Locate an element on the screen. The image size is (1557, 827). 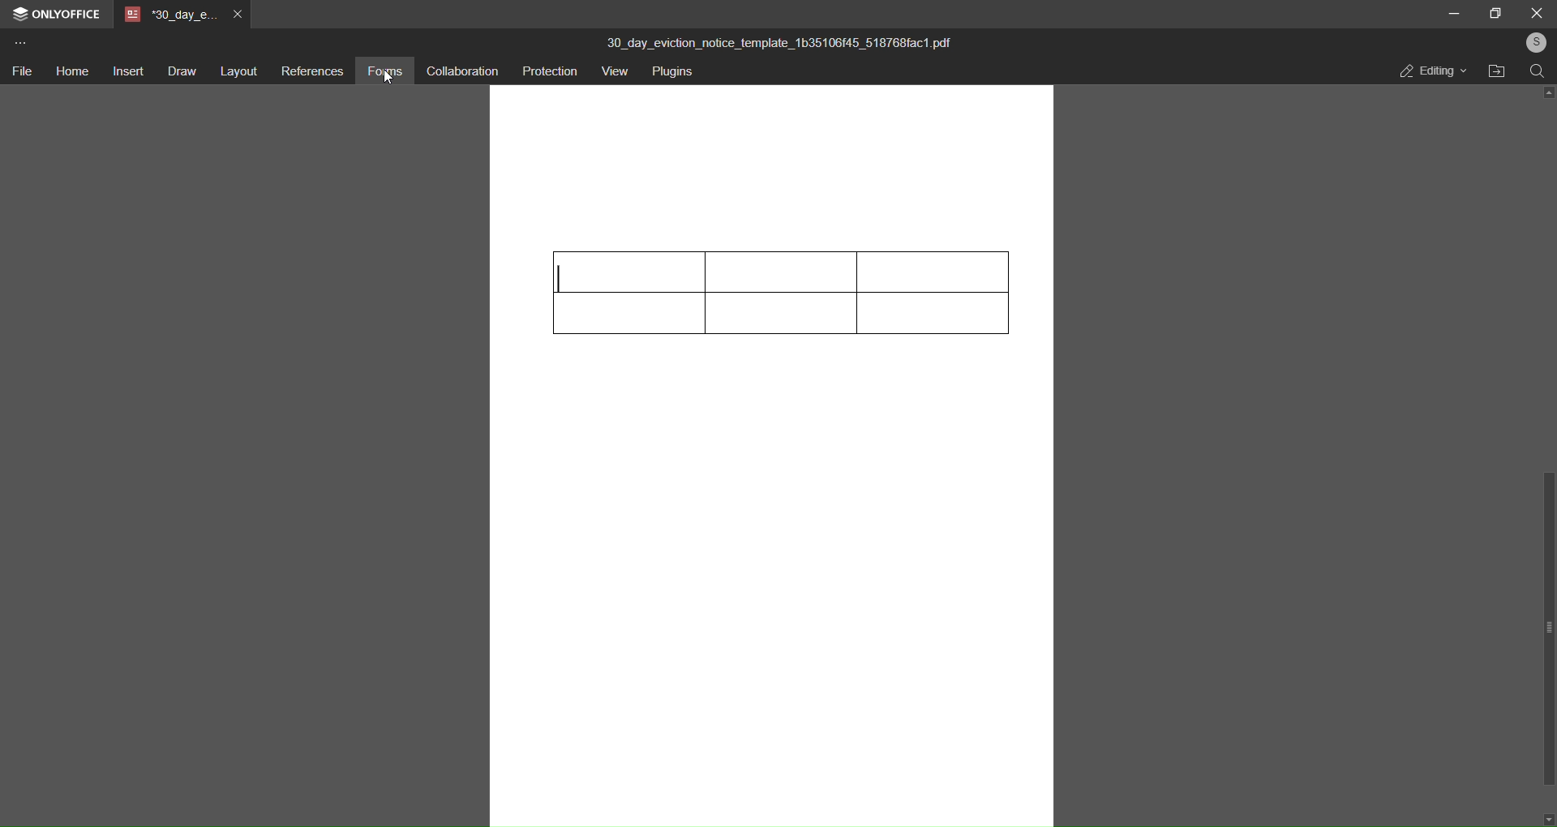
home is located at coordinates (72, 71).